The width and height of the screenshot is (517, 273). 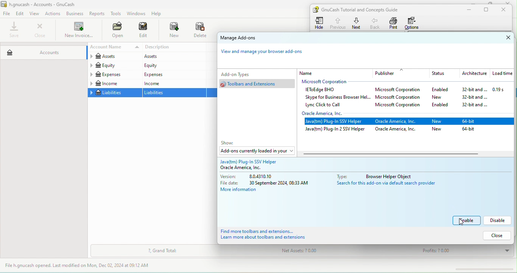 What do you see at coordinates (400, 106) in the screenshot?
I see `microsoft corporation` at bounding box center [400, 106].